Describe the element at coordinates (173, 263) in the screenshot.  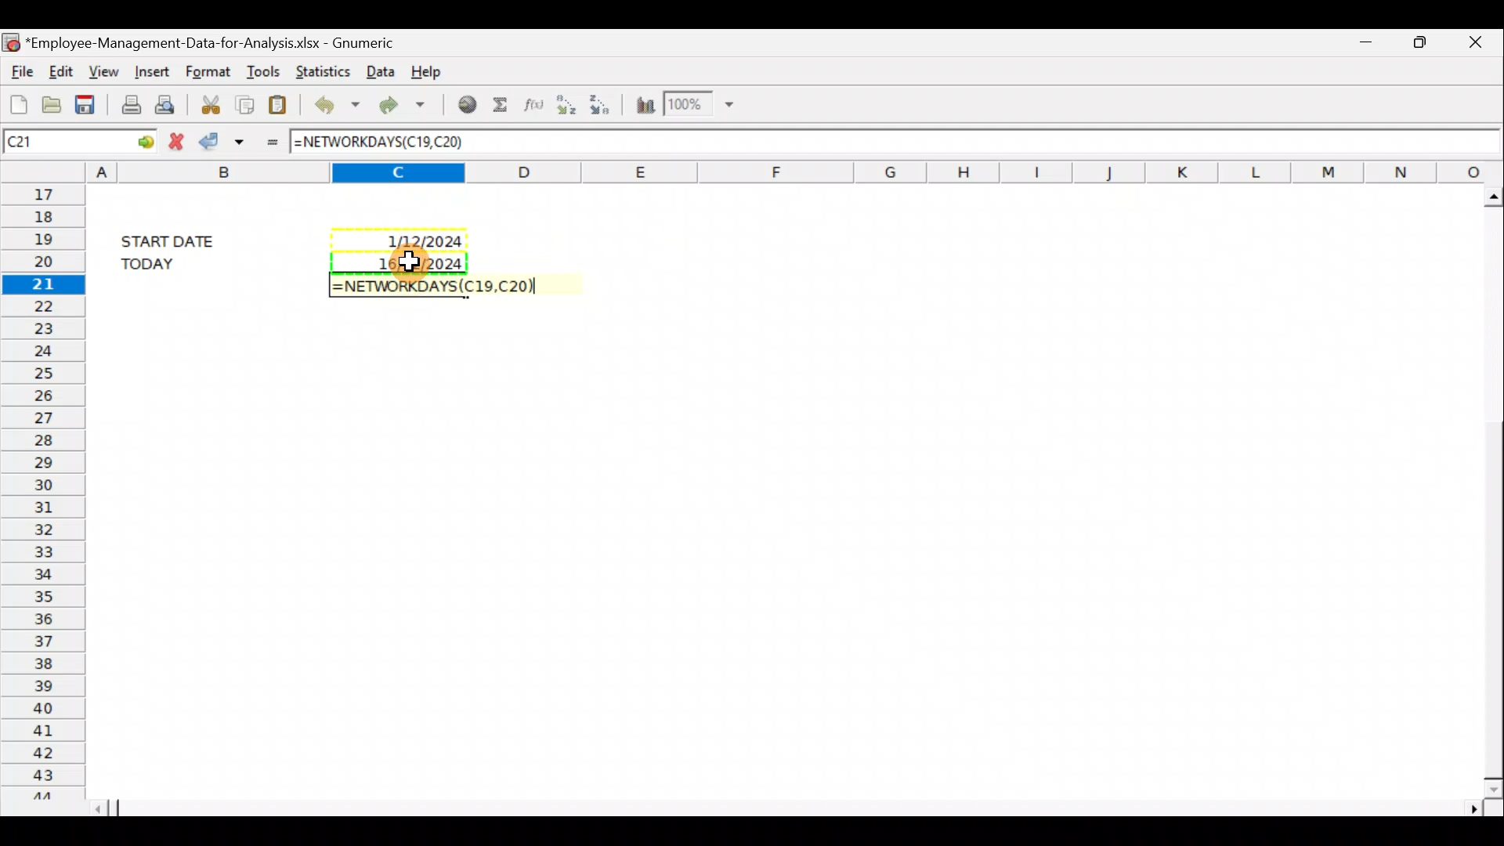
I see `TODAY` at that location.